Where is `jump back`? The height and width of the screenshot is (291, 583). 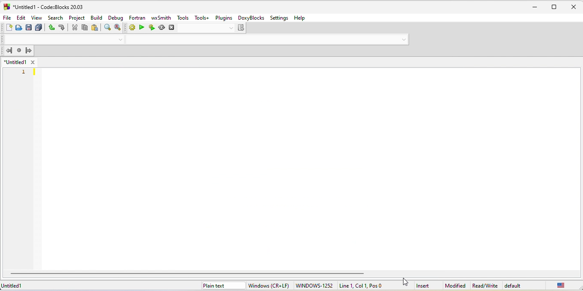 jump back is located at coordinates (9, 50).